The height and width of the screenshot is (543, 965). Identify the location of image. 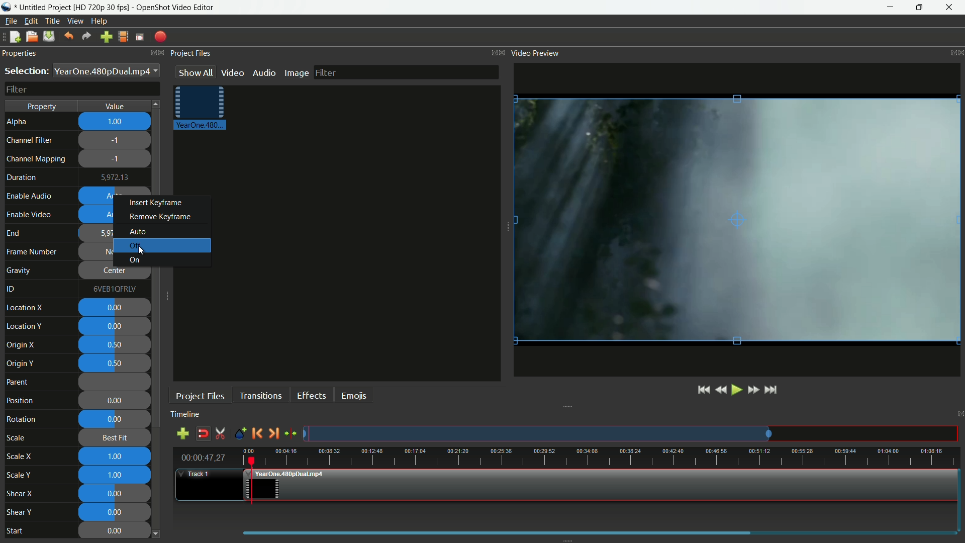
(297, 72).